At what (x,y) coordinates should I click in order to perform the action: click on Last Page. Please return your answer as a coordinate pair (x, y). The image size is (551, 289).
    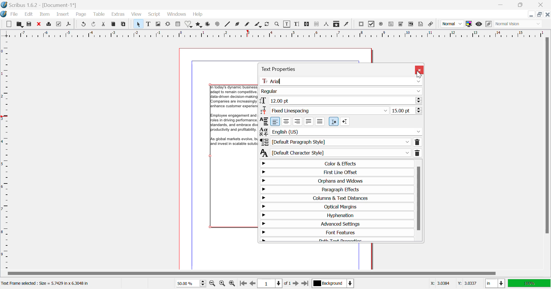
    Looking at the image, I should click on (305, 284).